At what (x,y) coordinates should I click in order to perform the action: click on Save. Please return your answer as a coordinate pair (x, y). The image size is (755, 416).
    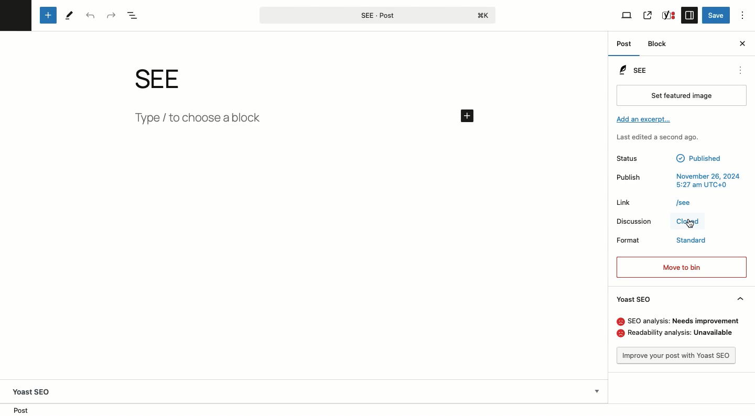
    Looking at the image, I should click on (717, 16).